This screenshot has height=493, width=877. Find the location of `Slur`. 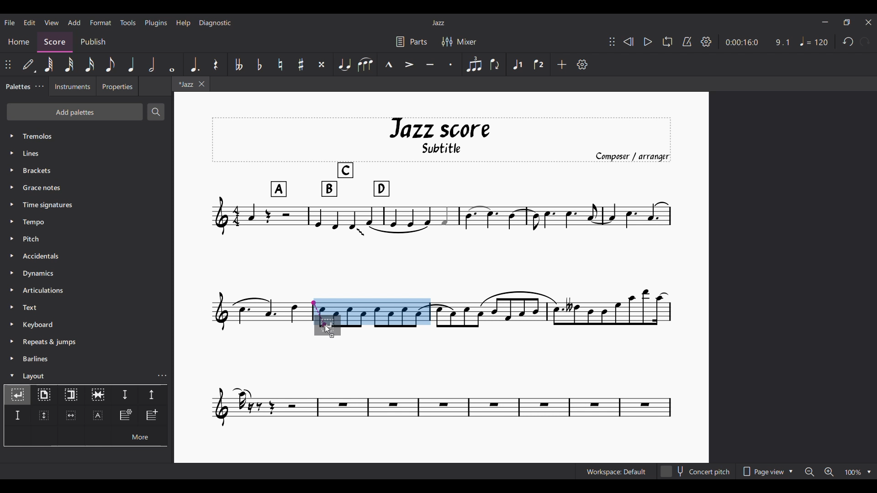

Slur is located at coordinates (365, 64).